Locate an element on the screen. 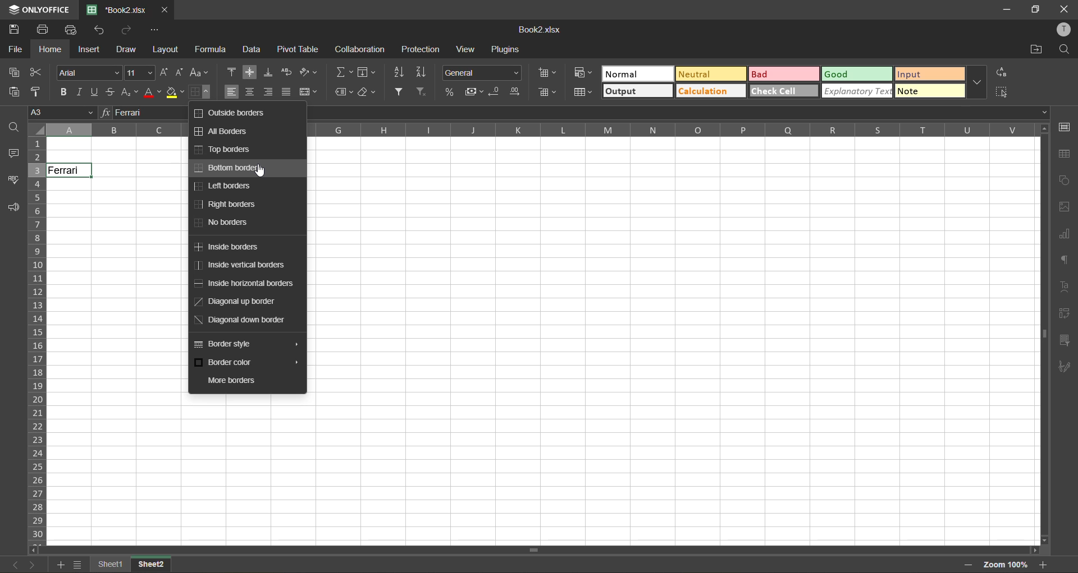 The width and height of the screenshot is (1078, 573). zoom out is located at coordinates (968, 564).